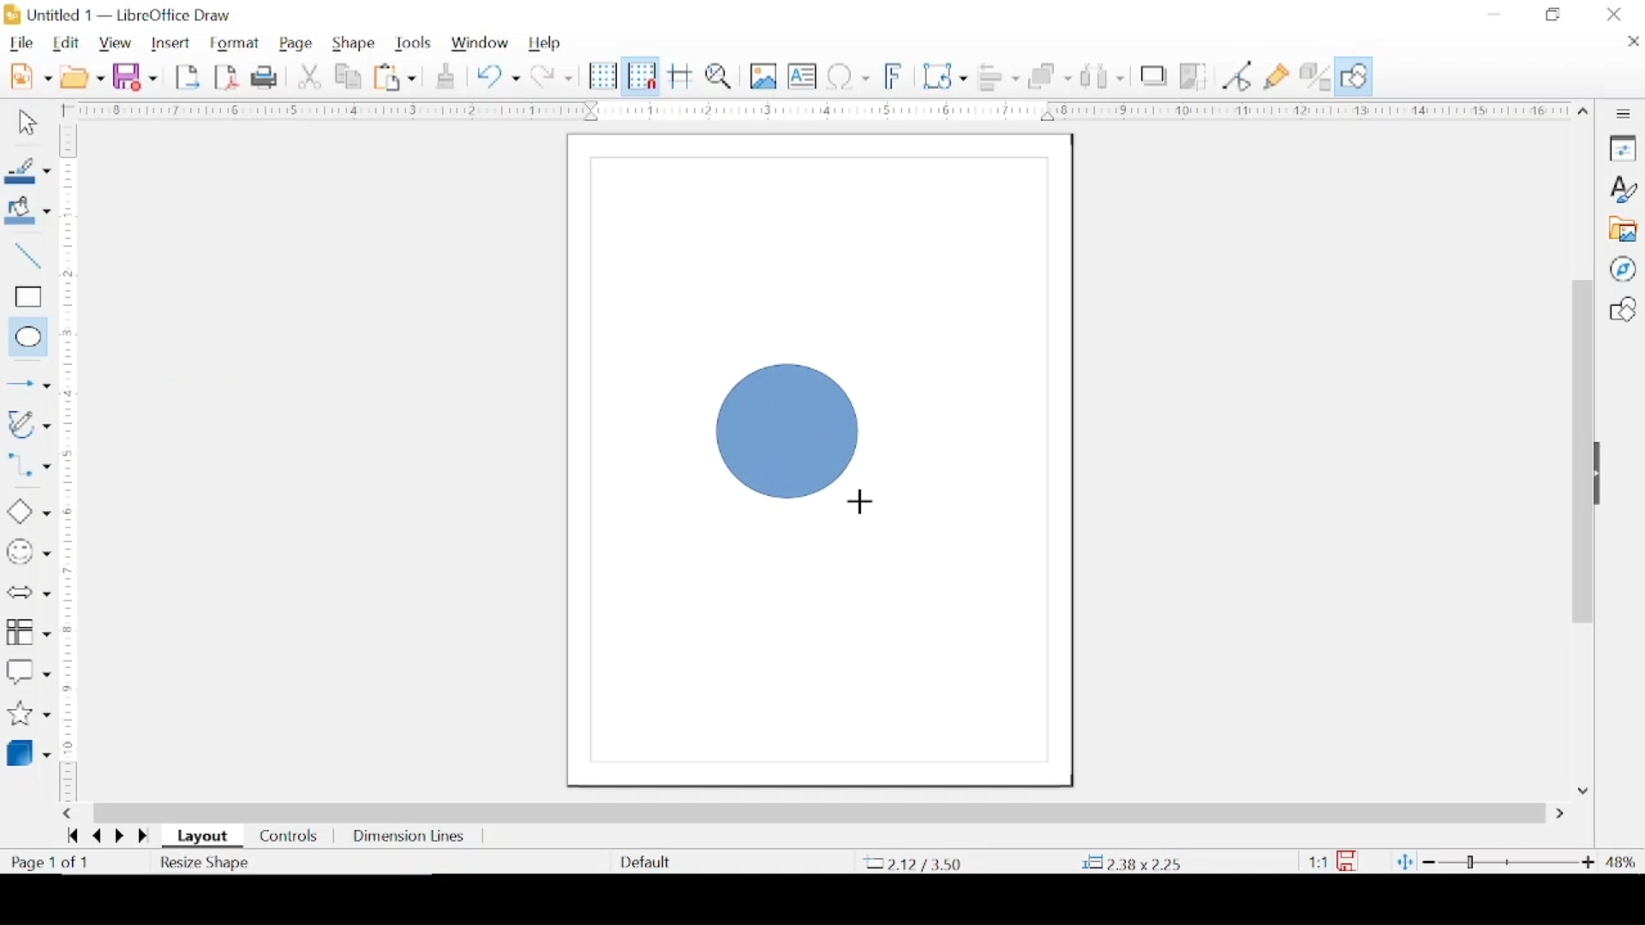 The width and height of the screenshot is (1645, 925). What do you see at coordinates (28, 670) in the screenshot?
I see `callout shapes` at bounding box center [28, 670].